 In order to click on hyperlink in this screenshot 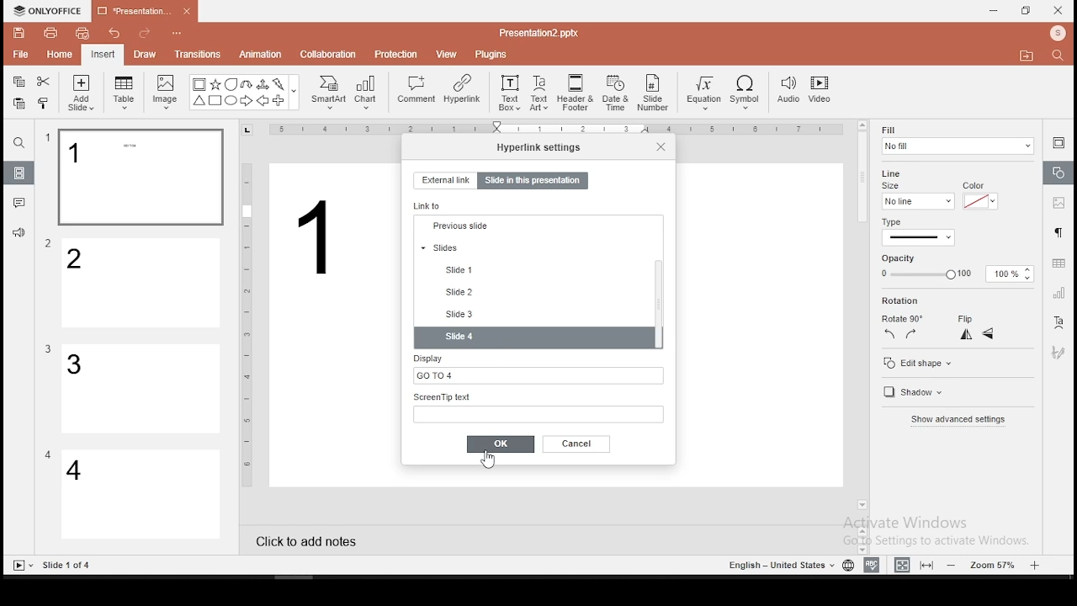, I will do `click(461, 88)`.